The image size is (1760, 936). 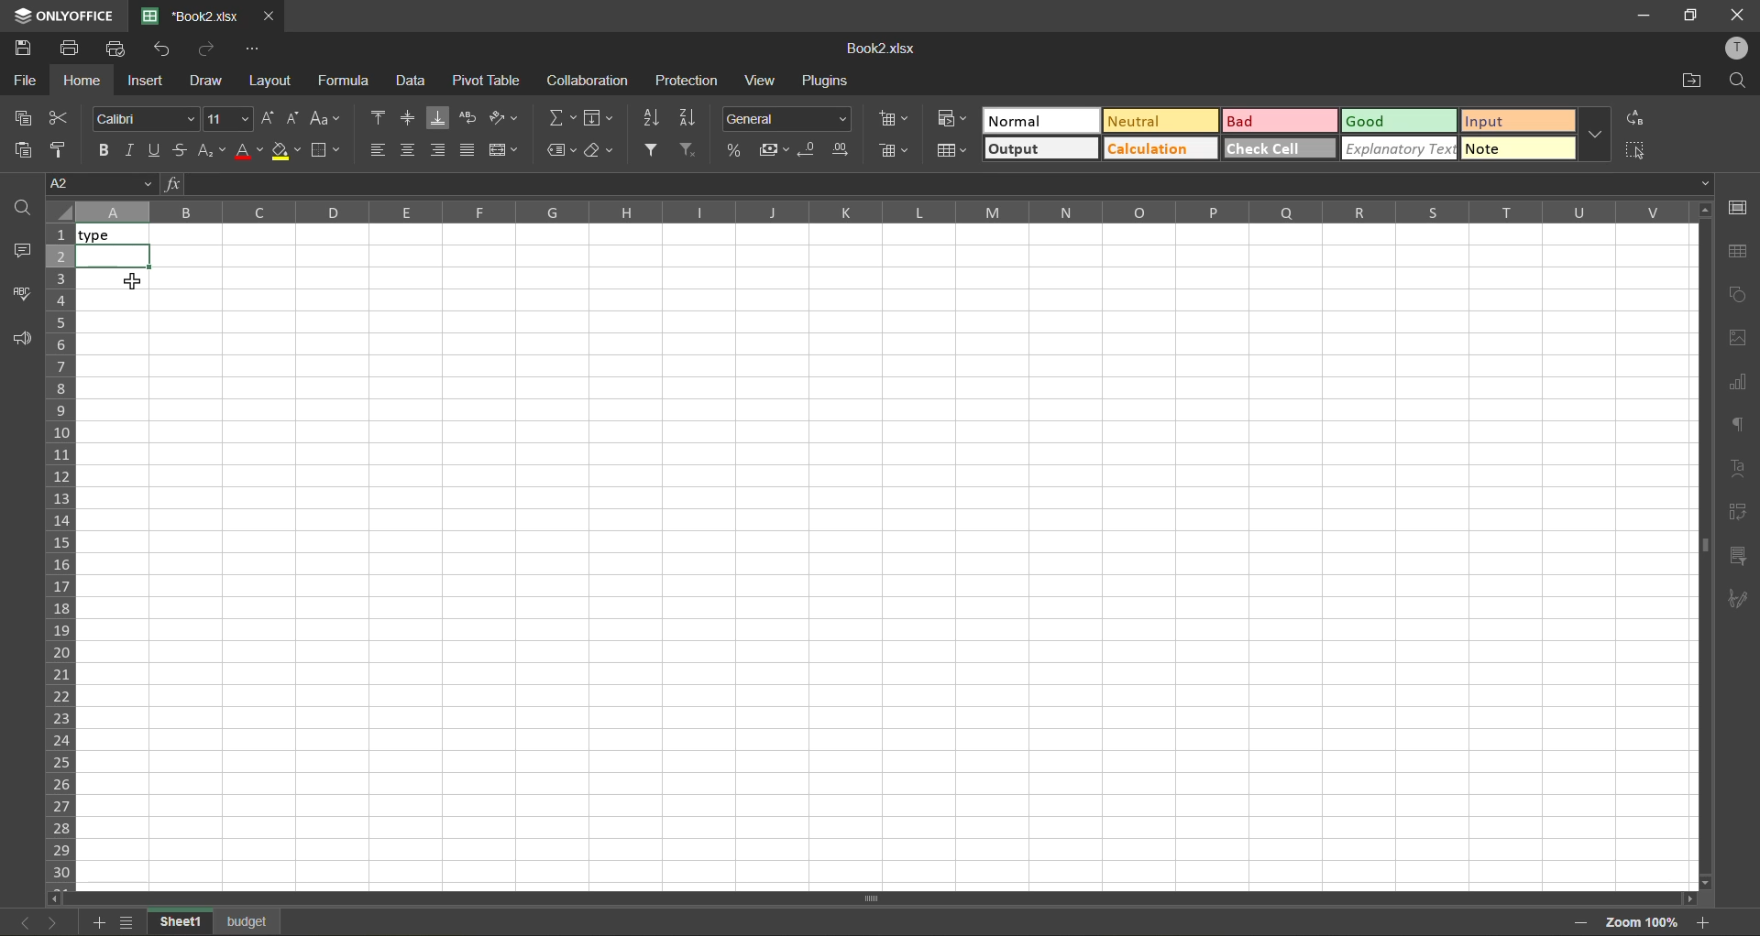 I want to click on decrease decimal, so click(x=807, y=150).